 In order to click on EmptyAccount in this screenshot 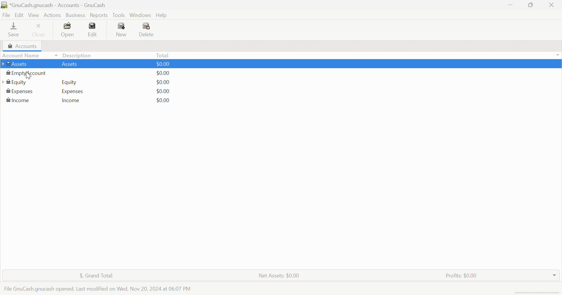, I will do `click(27, 73)`.